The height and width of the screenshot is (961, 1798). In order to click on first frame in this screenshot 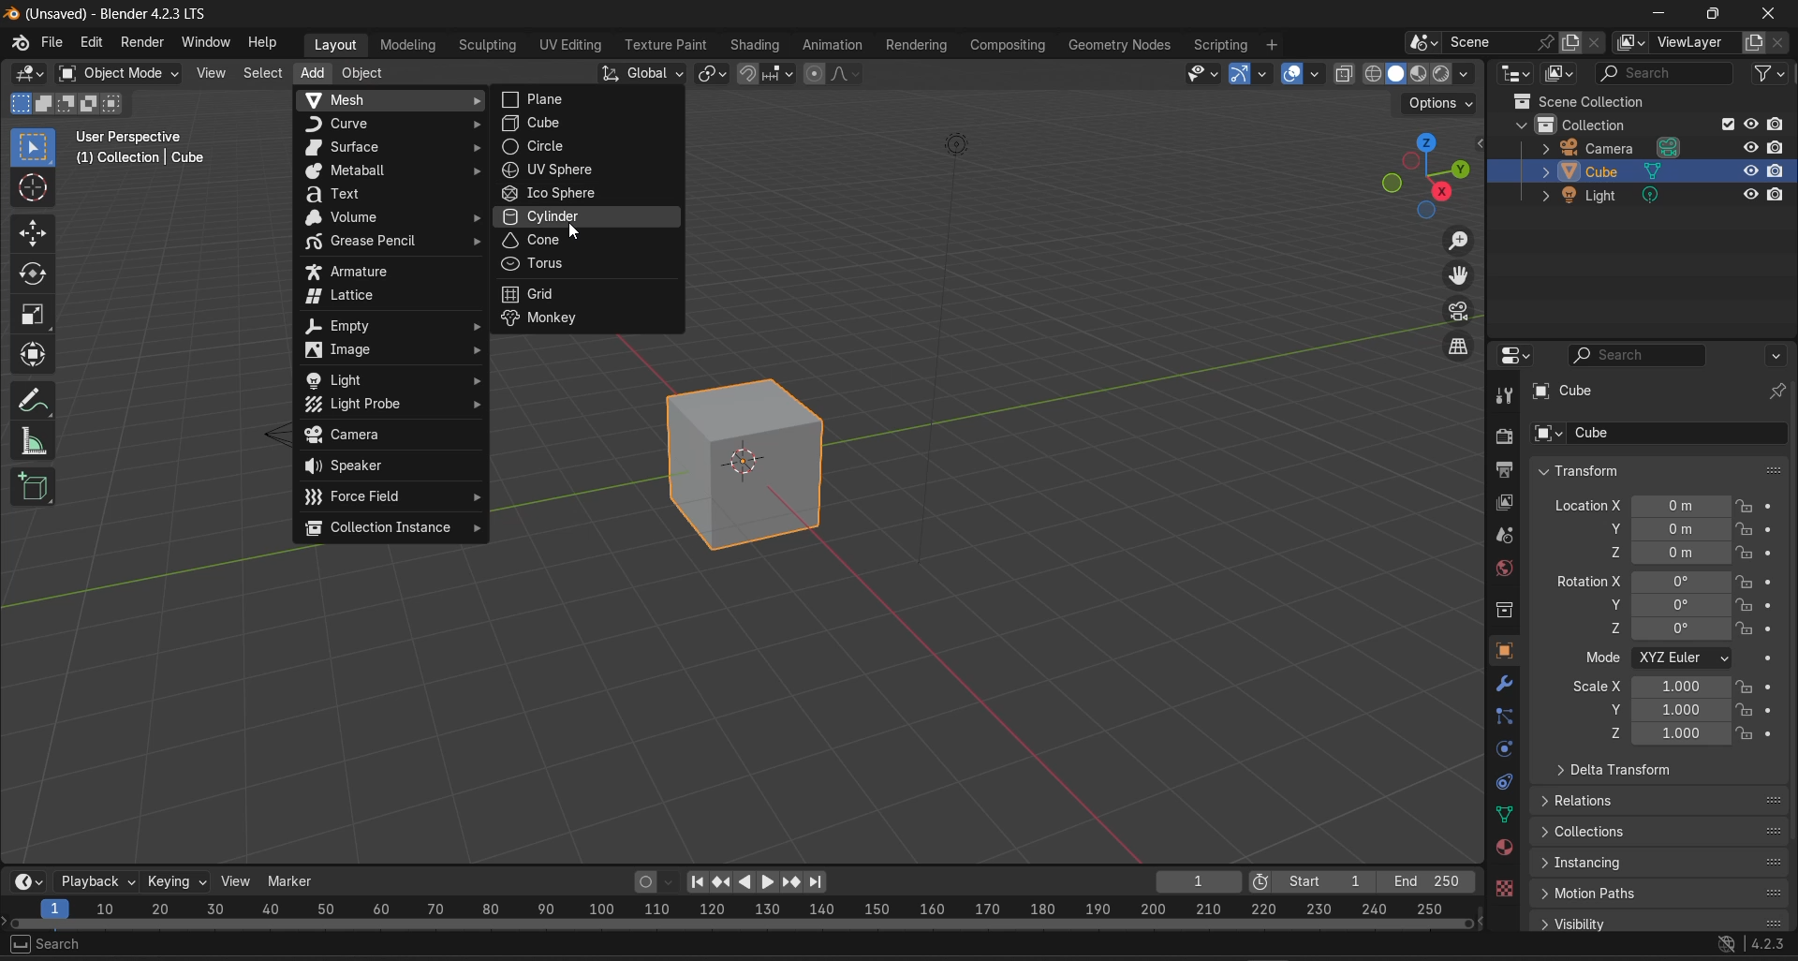, I will do `click(1330, 879)`.